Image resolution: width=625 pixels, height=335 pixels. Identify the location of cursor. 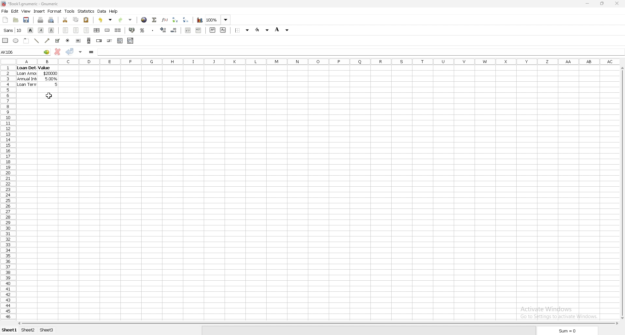
(49, 96).